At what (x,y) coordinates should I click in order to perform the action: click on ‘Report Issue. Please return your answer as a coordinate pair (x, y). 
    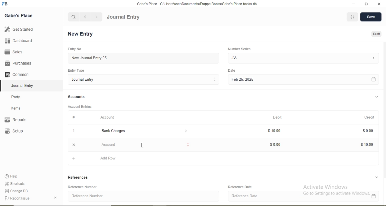
    Looking at the image, I should click on (24, 198).